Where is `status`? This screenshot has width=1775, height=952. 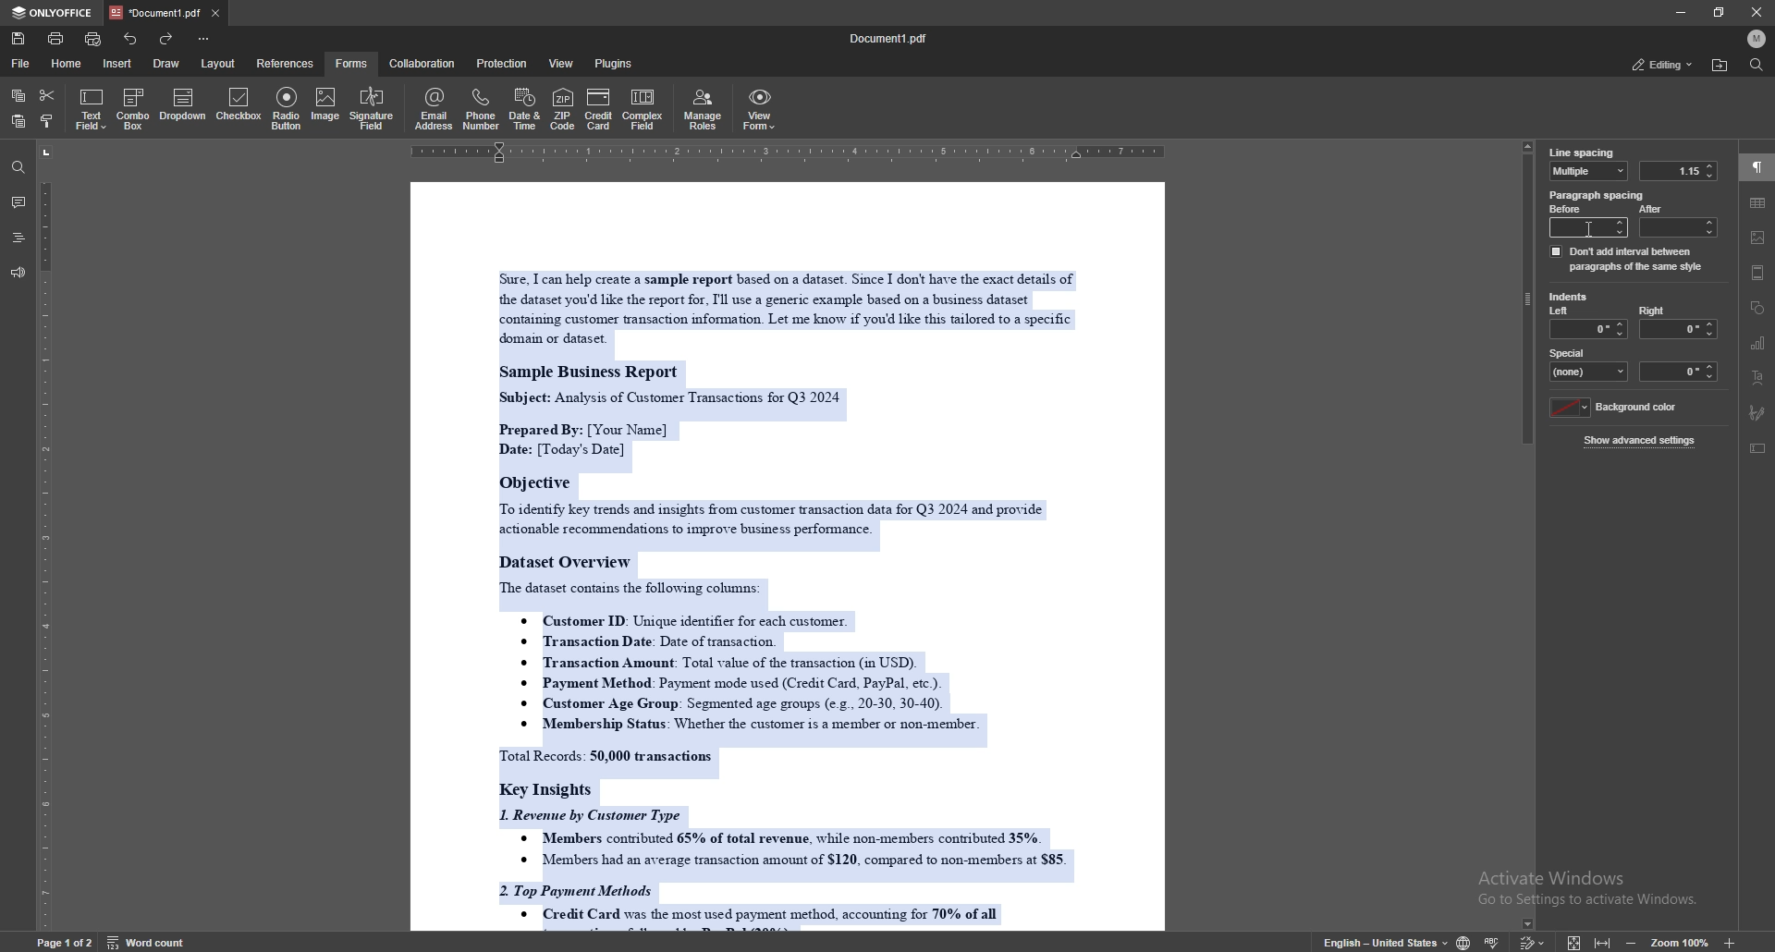
status is located at coordinates (1661, 64).